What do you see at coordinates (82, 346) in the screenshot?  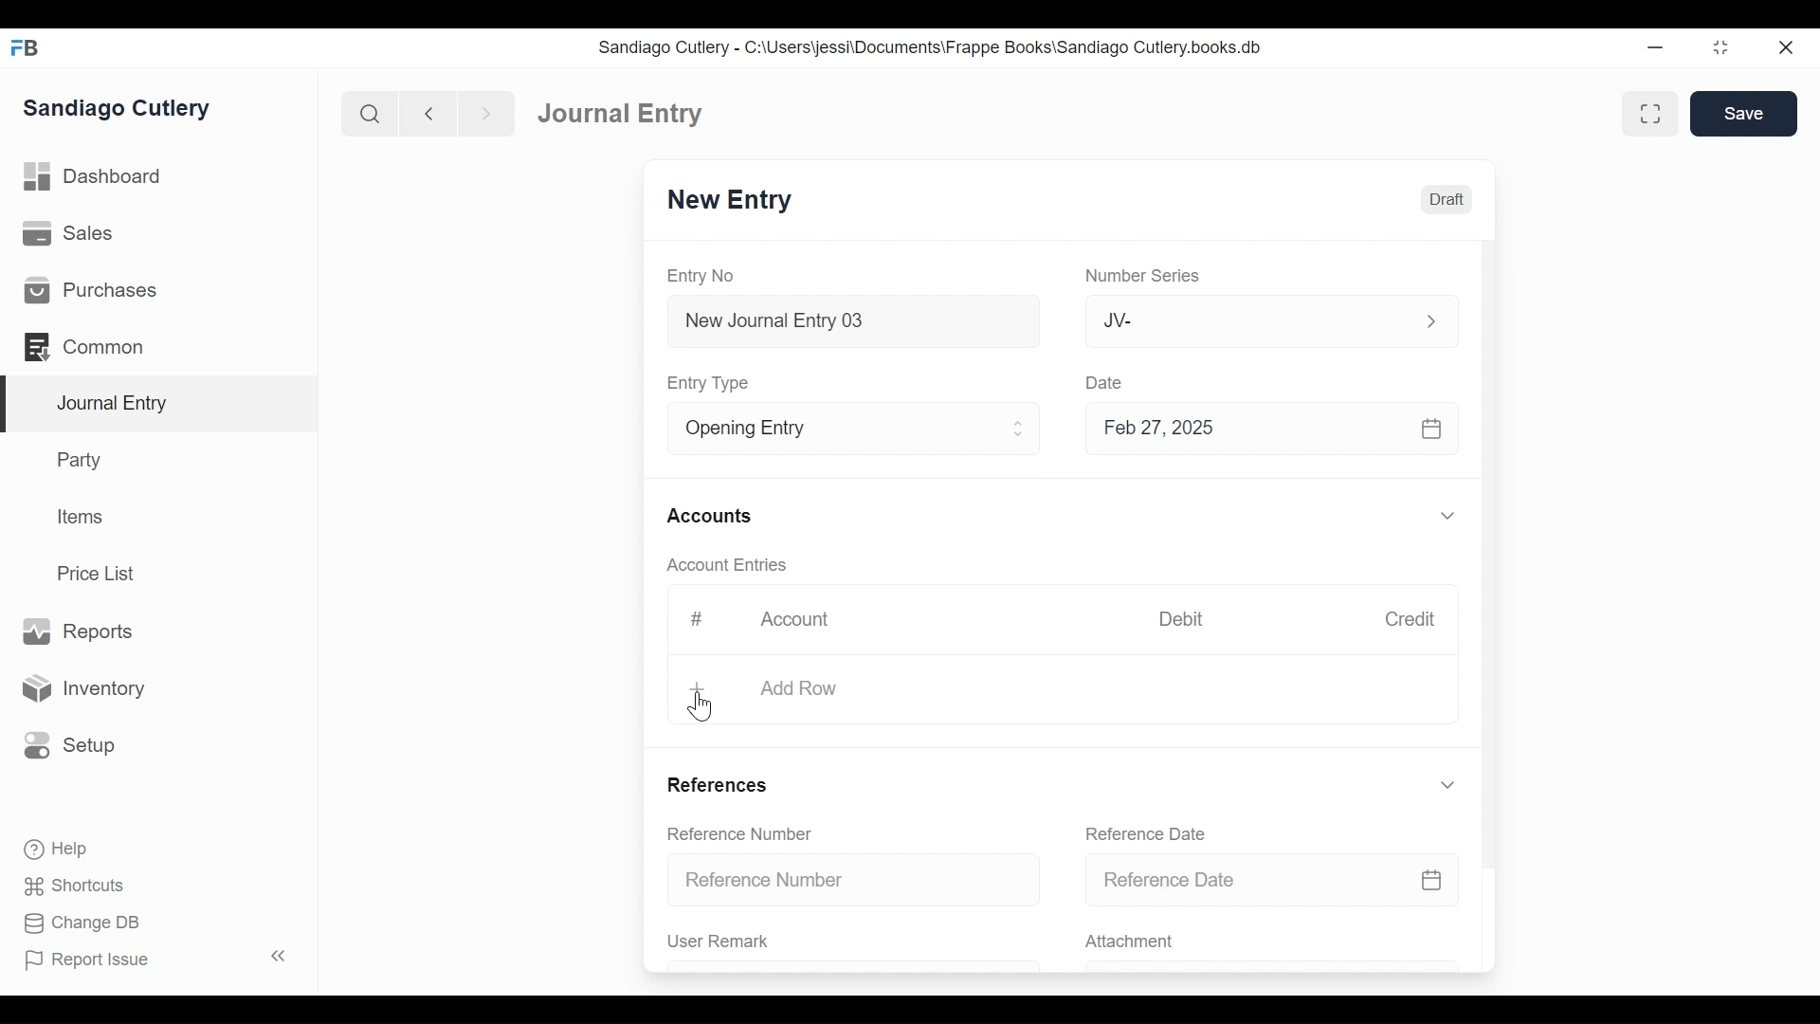 I see `Commons` at bounding box center [82, 346].